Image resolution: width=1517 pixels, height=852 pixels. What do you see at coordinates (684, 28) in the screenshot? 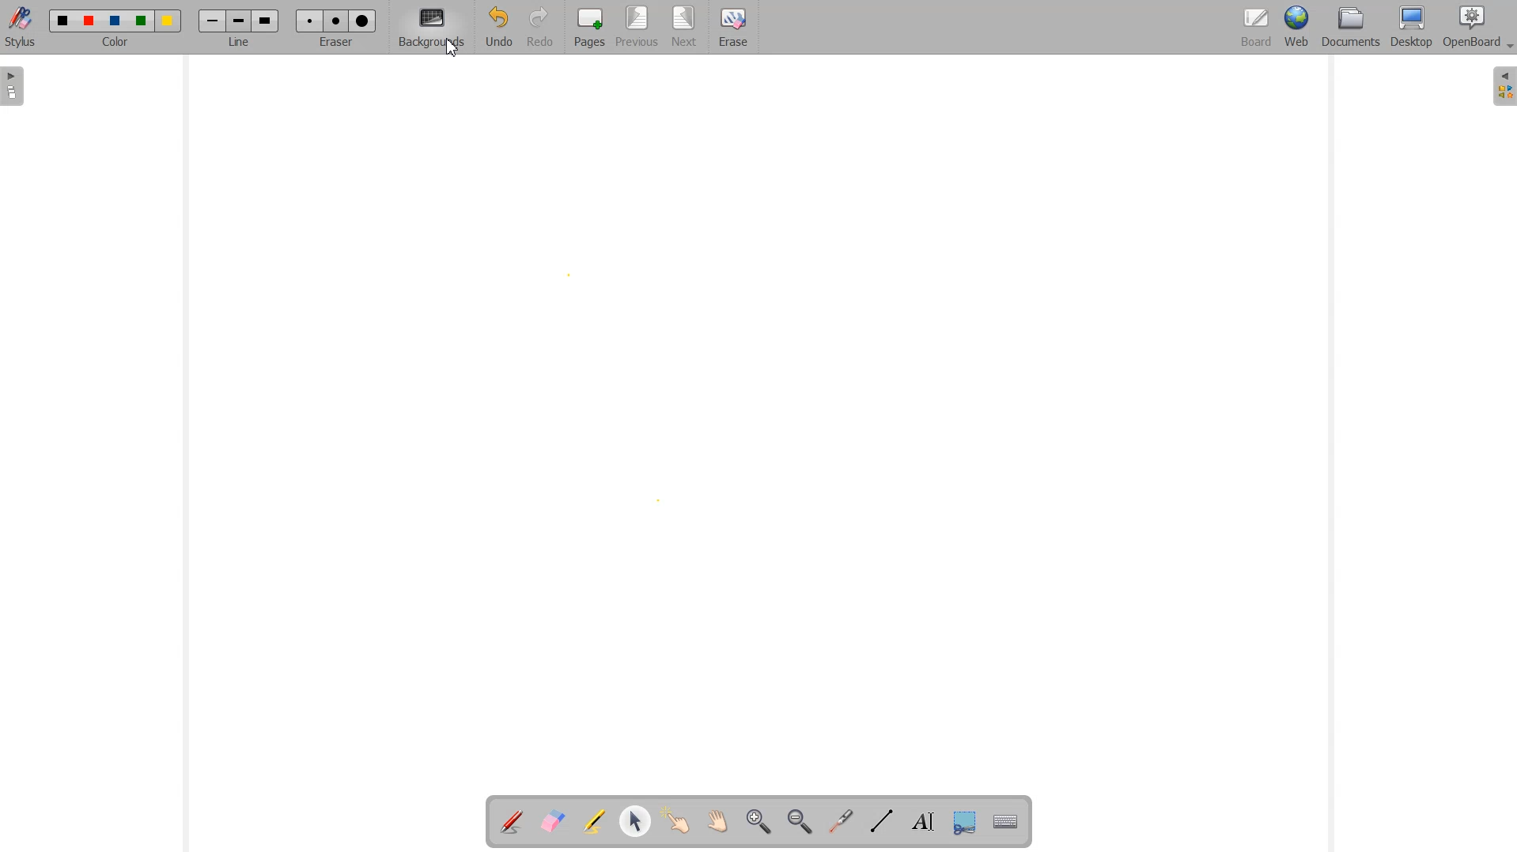
I see `Next` at bounding box center [684, 28].